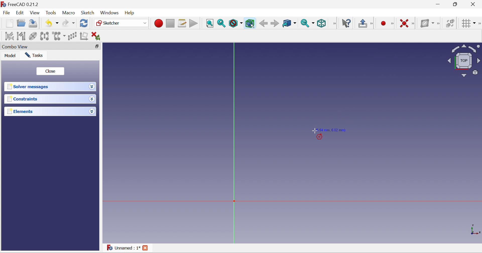 The height and width of the screenshot is (253, 482). Describe the element at coordinates (479, 24) in the screenshot. I see `[Sketcher edit tools]` at that location.